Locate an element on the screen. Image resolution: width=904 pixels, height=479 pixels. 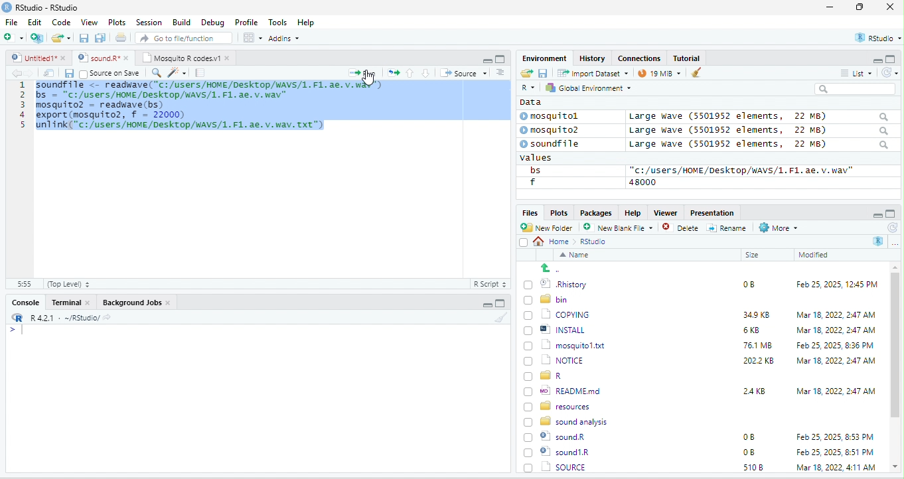
Large wave (5501952 elements, 22 MB) is located at coordinates (758, 116).